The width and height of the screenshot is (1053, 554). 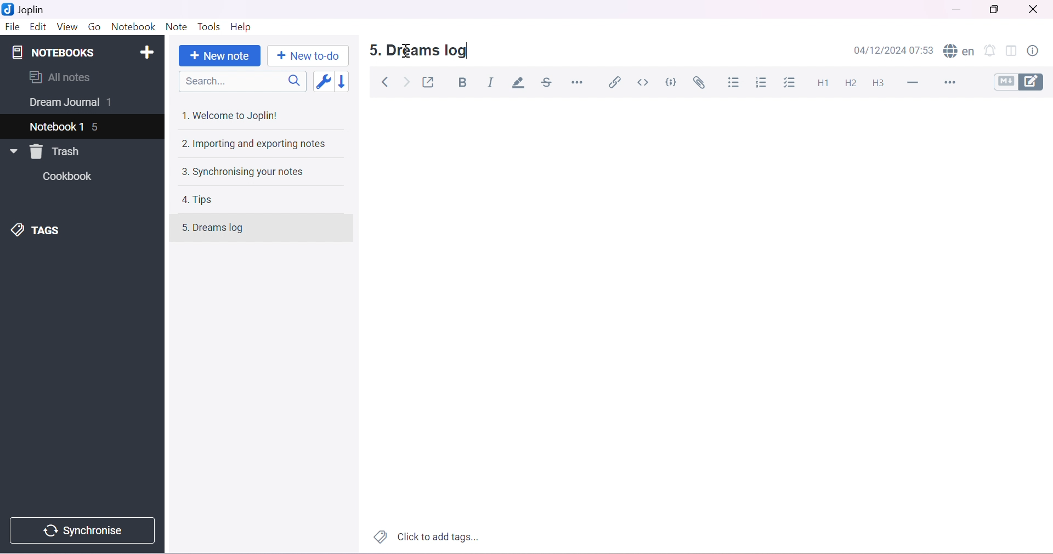 What do you see at coordinates (307, 56) in the screenshot?
I see `New to-do` at bounding box center [307, 56].